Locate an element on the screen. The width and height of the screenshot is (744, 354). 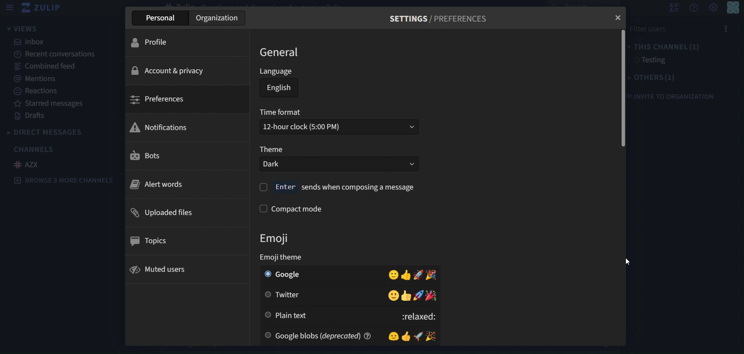
File User is located at coordinates (671, 29).